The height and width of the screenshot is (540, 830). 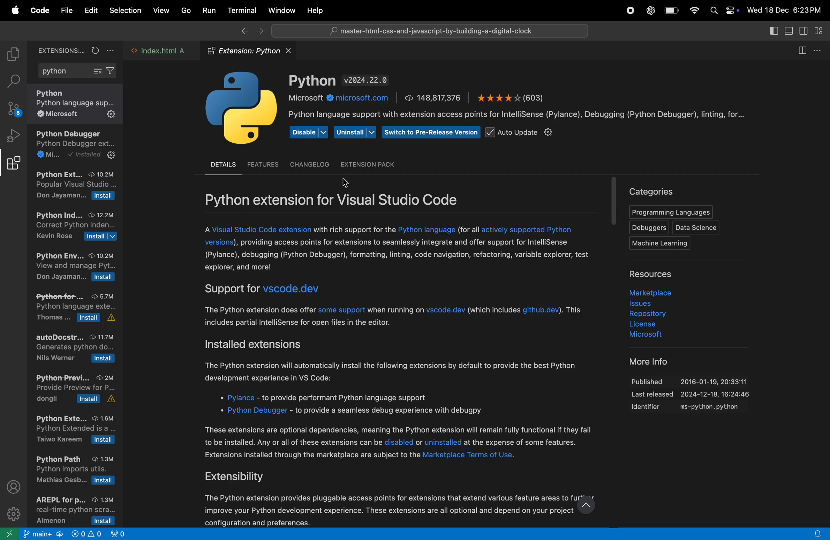 What do you see at coordinates (85, 535) in the screenshot?
I see `no problems` at bounding box center [85, 535].